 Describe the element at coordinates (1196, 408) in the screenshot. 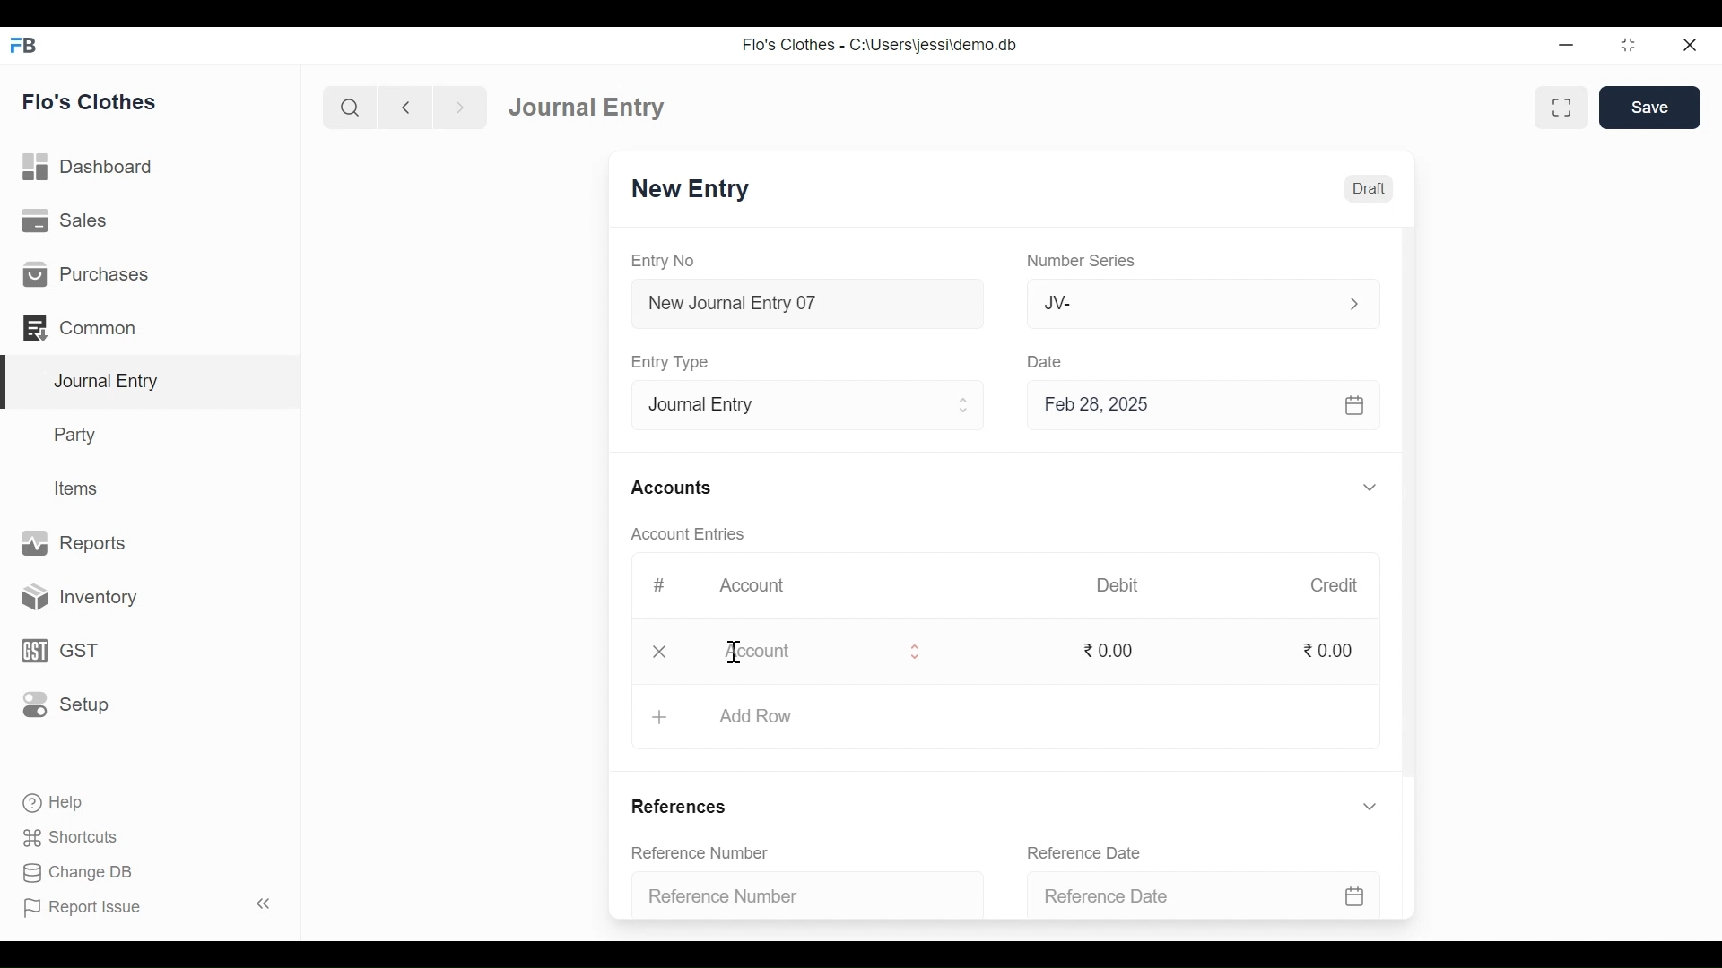

I see `Feb 28, 2025` at that location.